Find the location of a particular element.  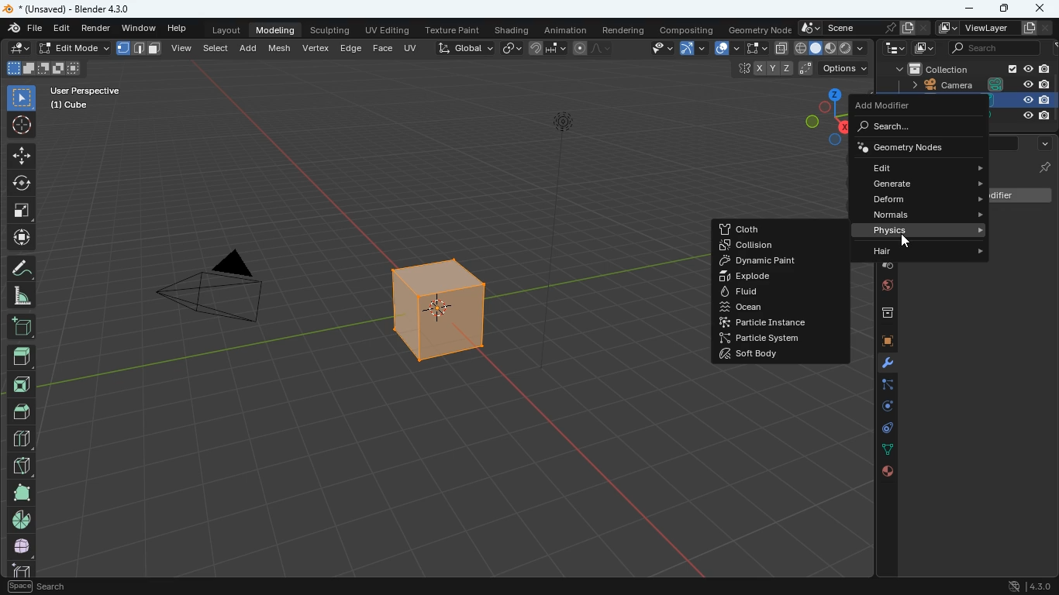

edit is located at coordinates (18, 47).